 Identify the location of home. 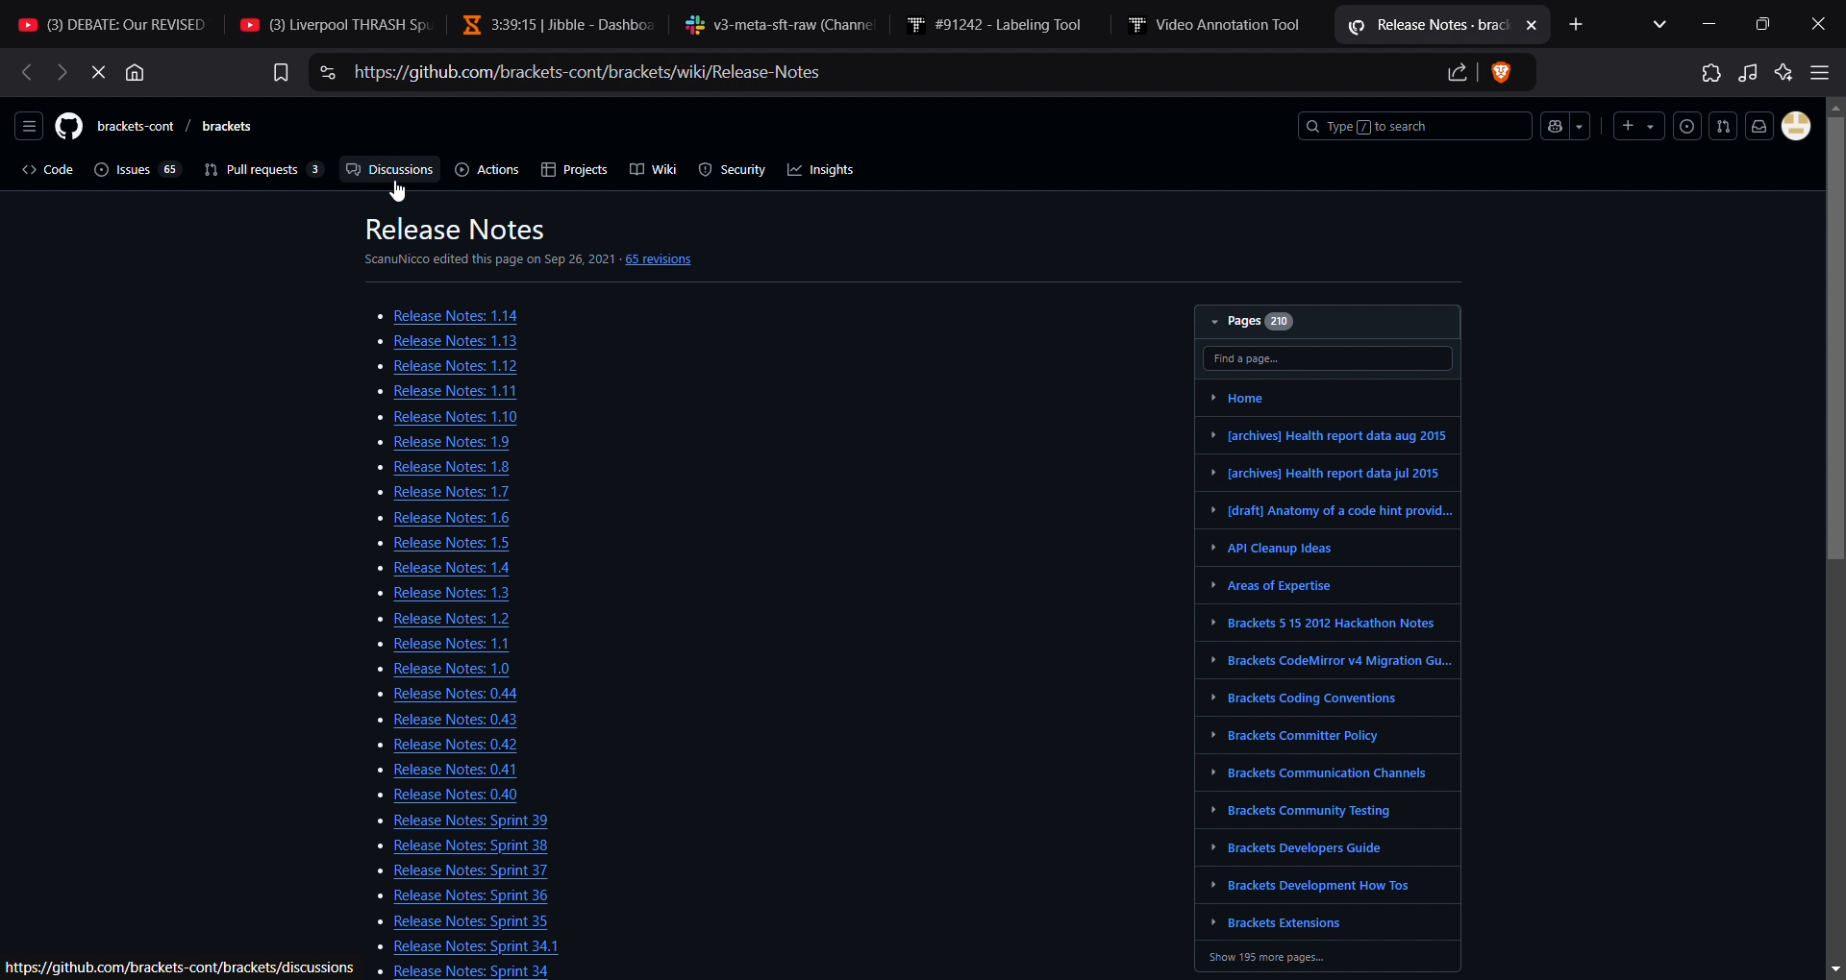
(1261, 395).